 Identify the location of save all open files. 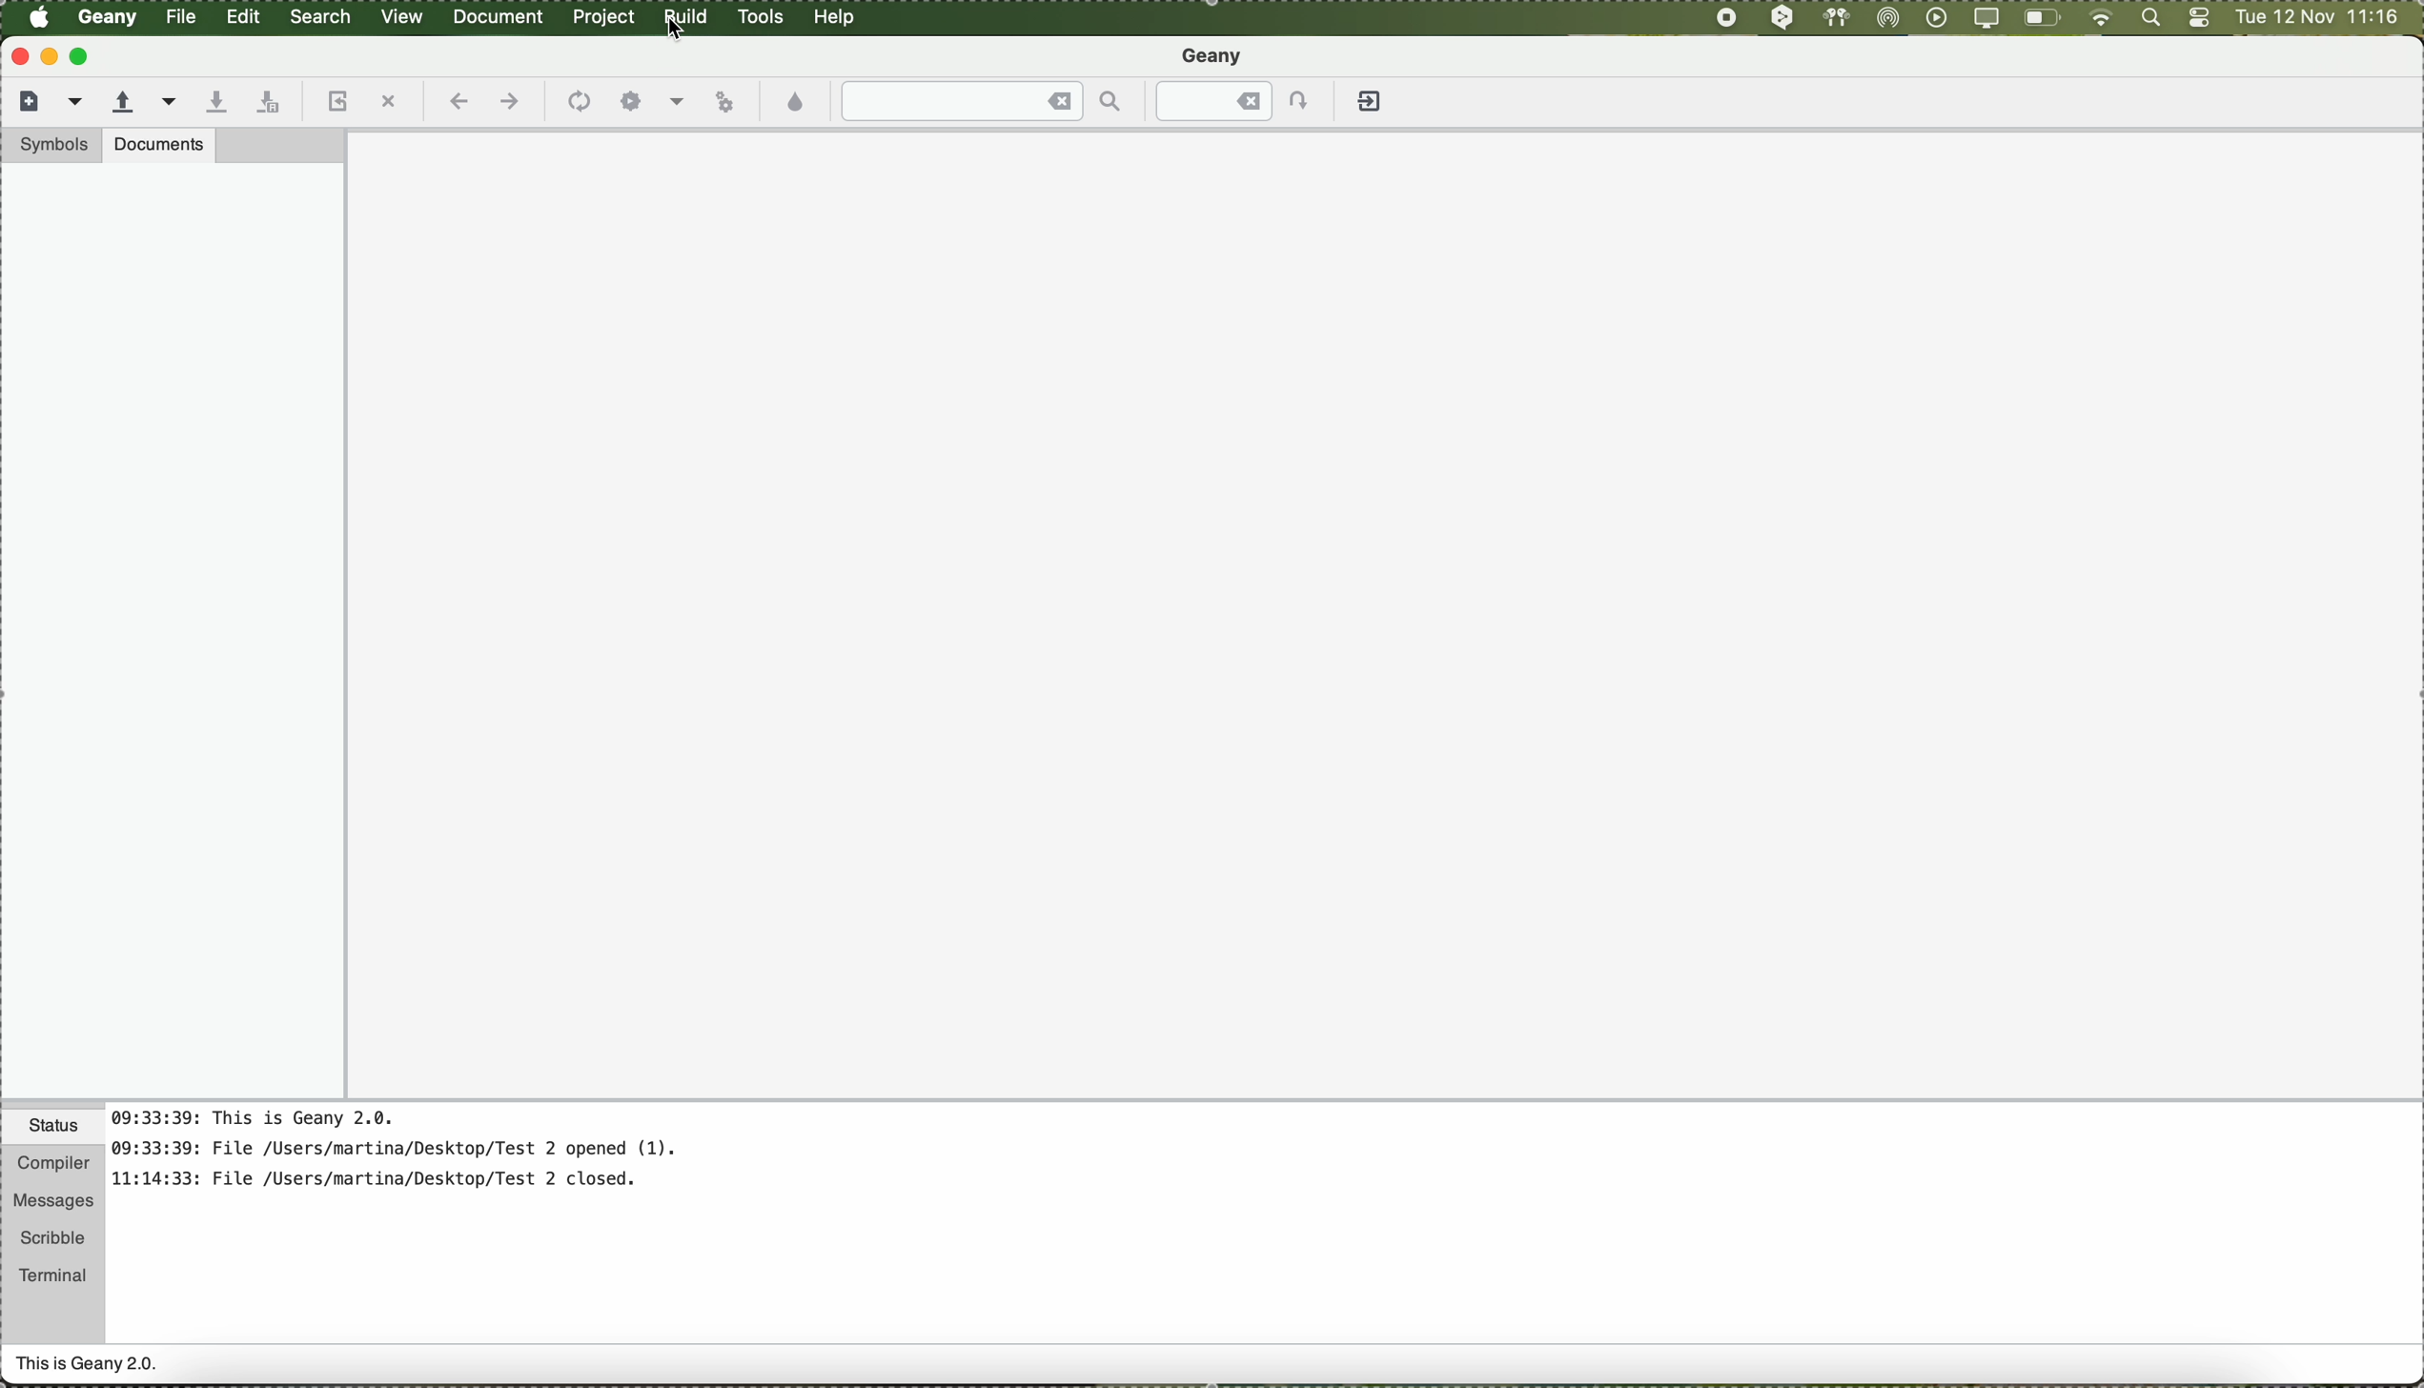
(265, 103).